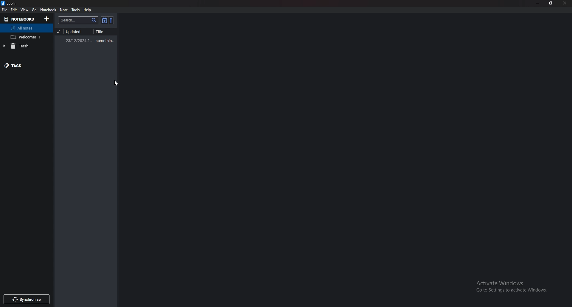  What do you see at coordinates (565, 4) in the screenshot?
I see `close` at bounding box center [565, 4].